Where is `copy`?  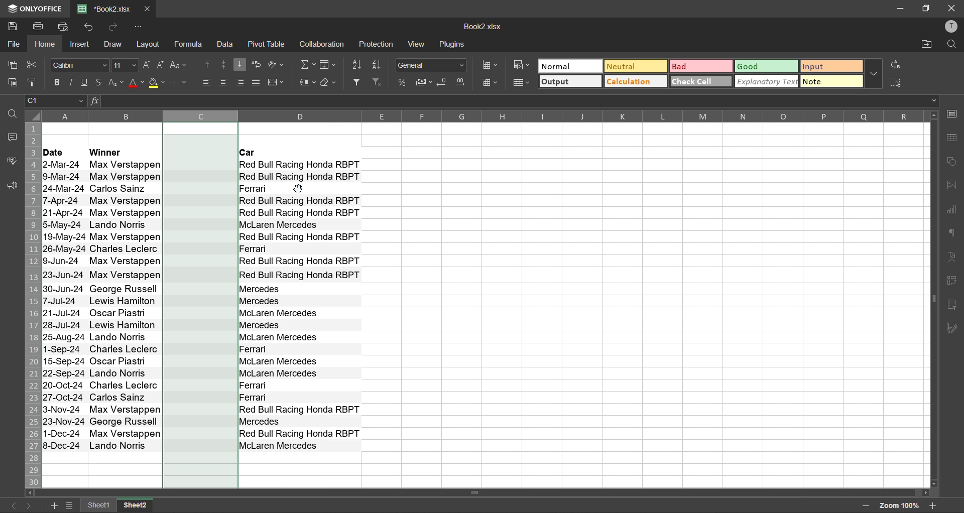 copy is located at coordinates (15, 65).